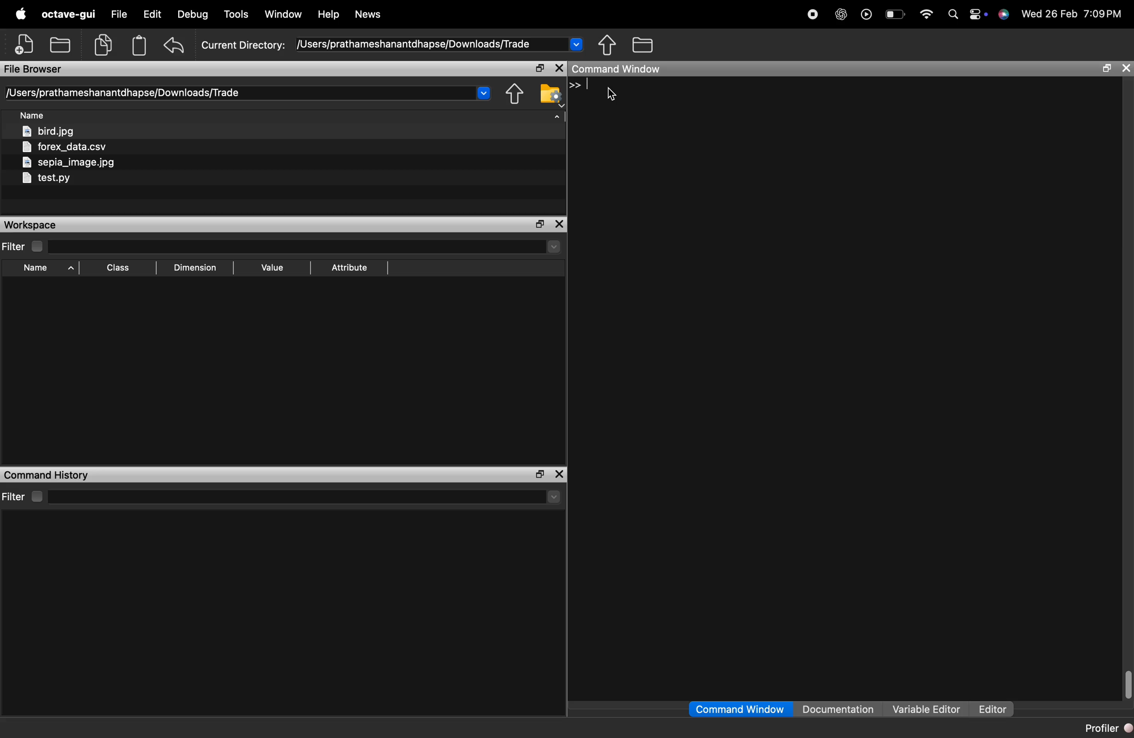  Describe the element at coordinates (630, 69) in the screenshot. I see `command window` at that location.